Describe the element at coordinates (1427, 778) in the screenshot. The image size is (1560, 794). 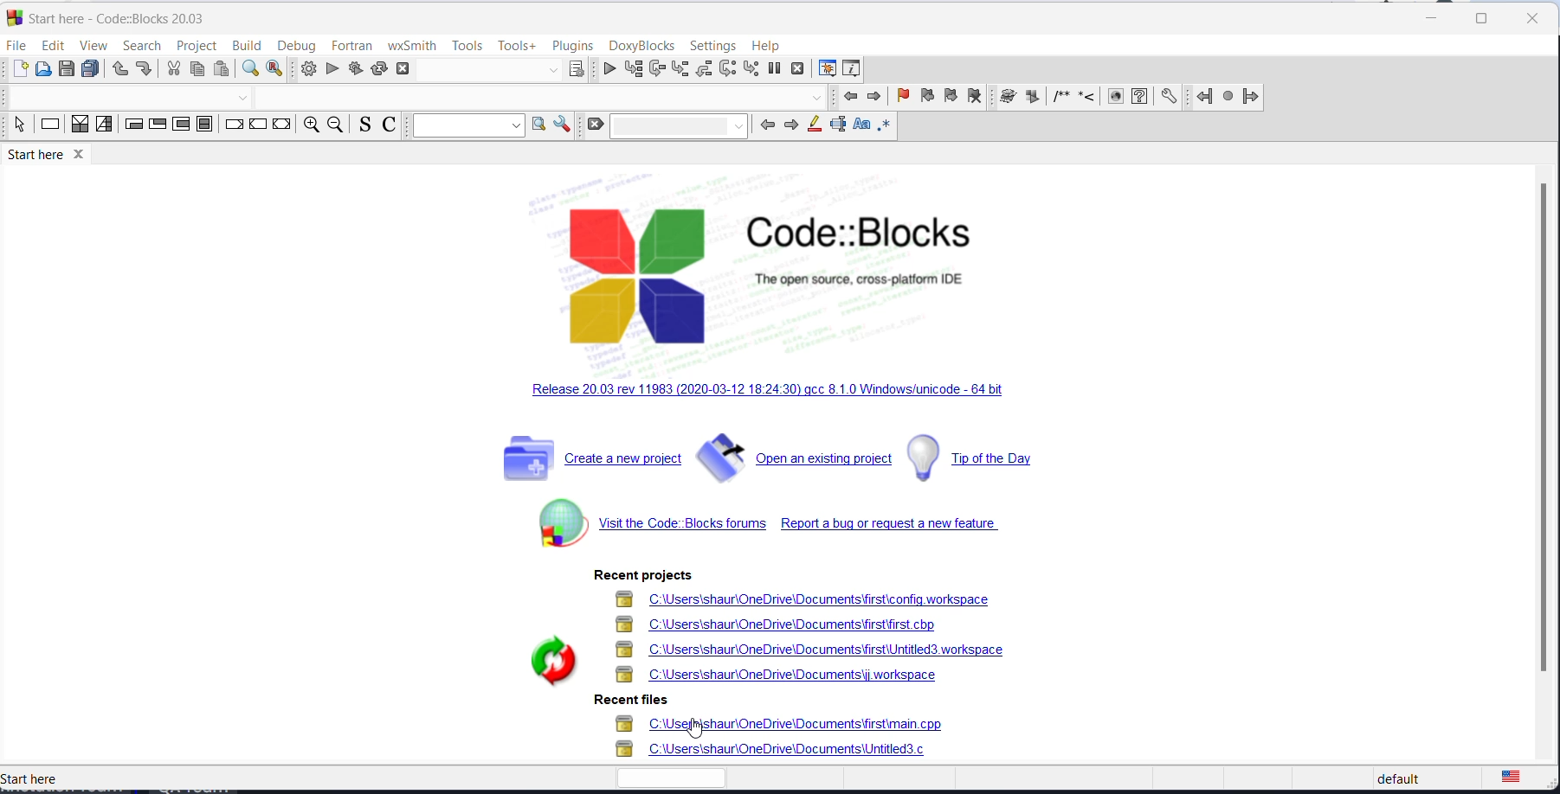
I see `default` at that location.